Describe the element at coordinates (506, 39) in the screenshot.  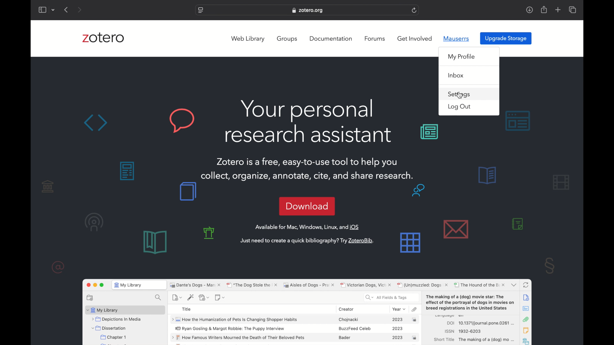
I see `upgrade storage` at that location.